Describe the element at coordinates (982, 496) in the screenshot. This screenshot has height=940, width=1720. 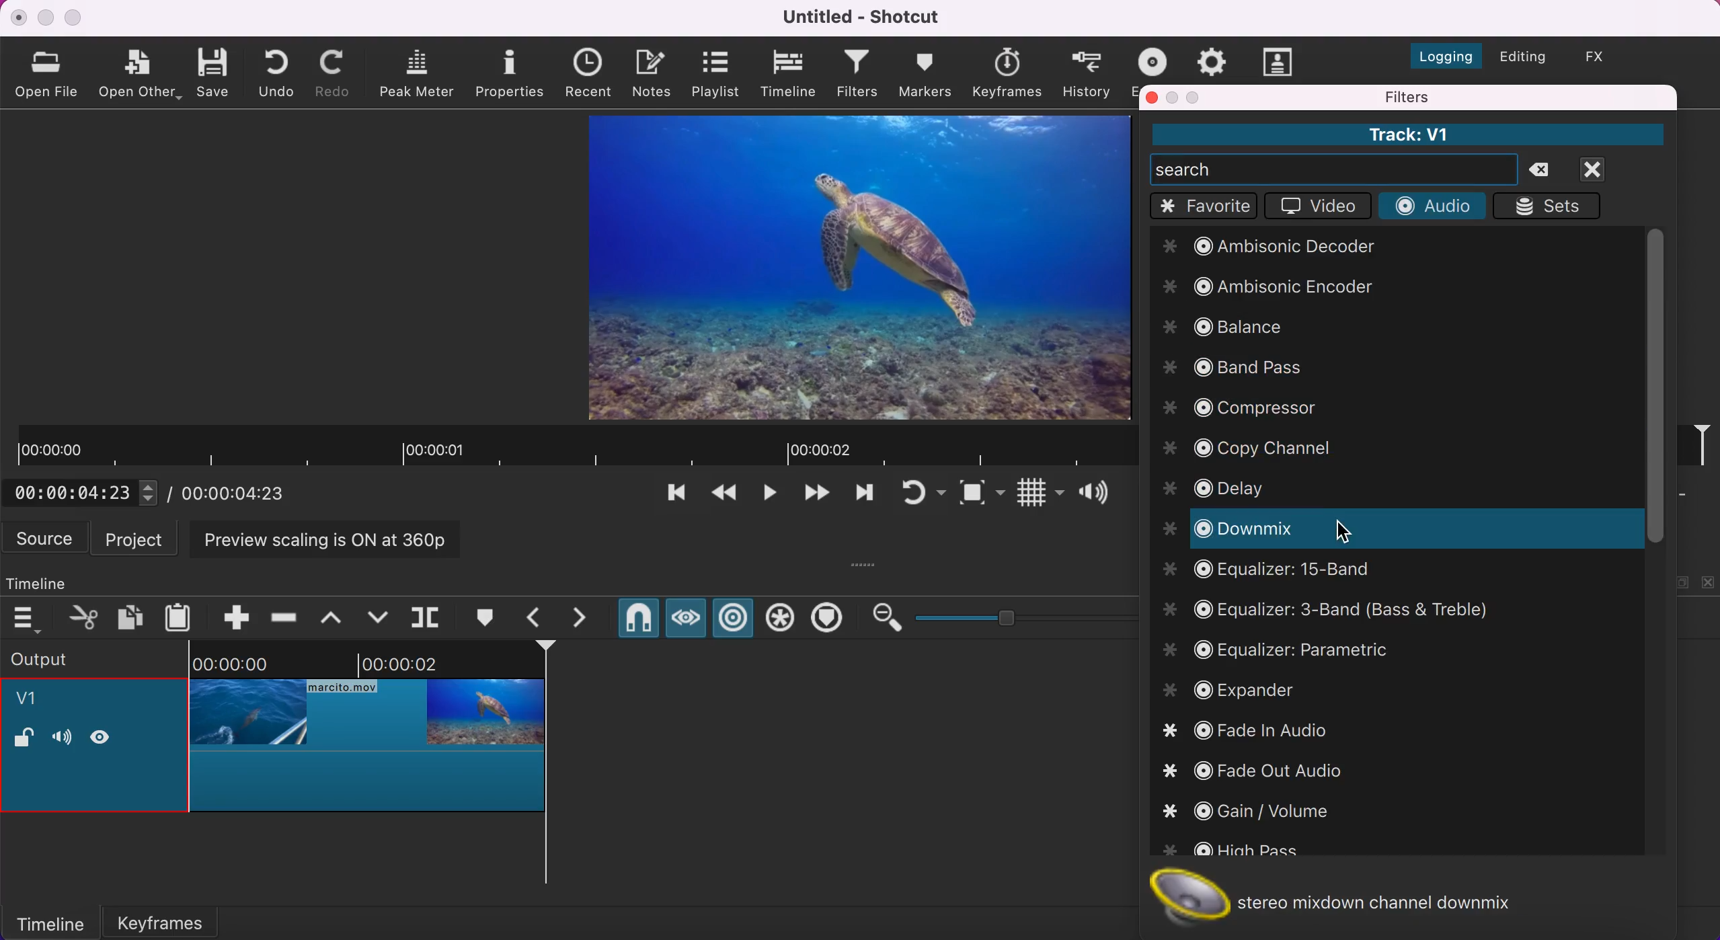
I see `toggle zoom` at that location.